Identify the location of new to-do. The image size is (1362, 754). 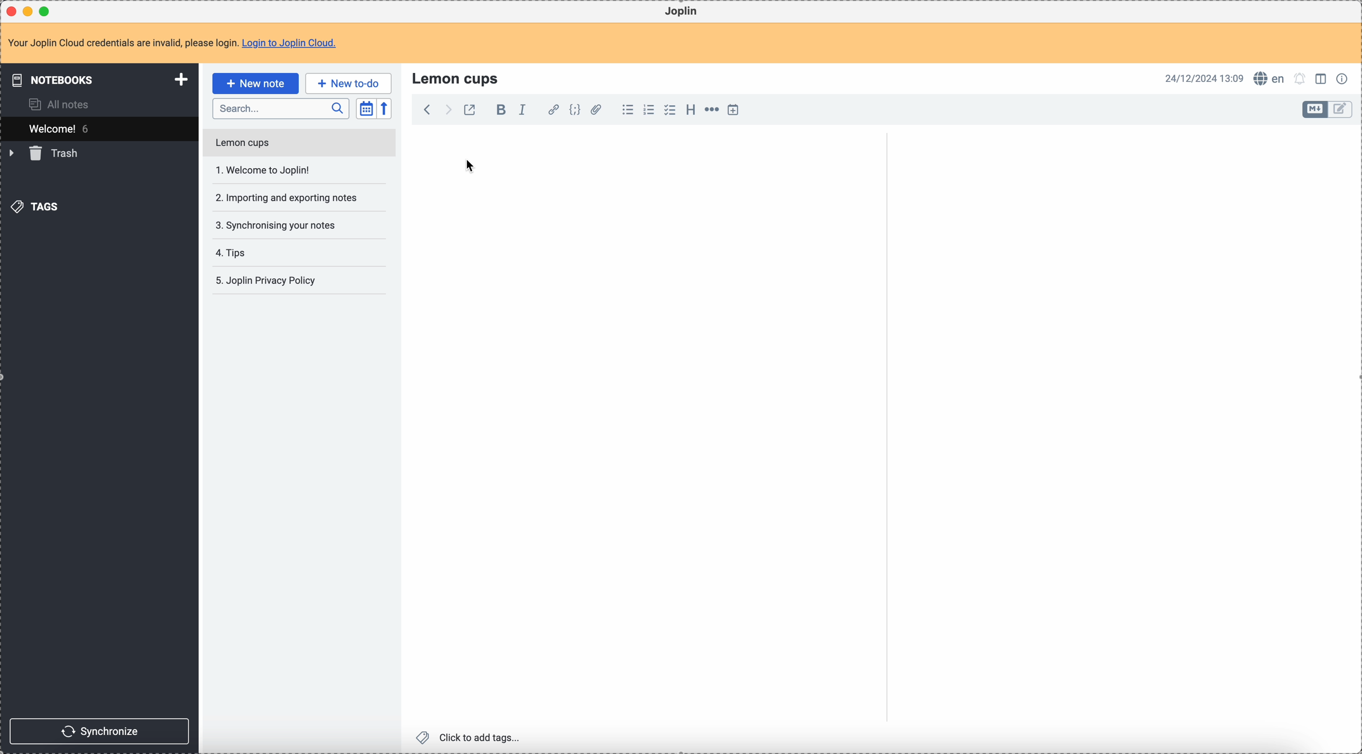
(348, 83).